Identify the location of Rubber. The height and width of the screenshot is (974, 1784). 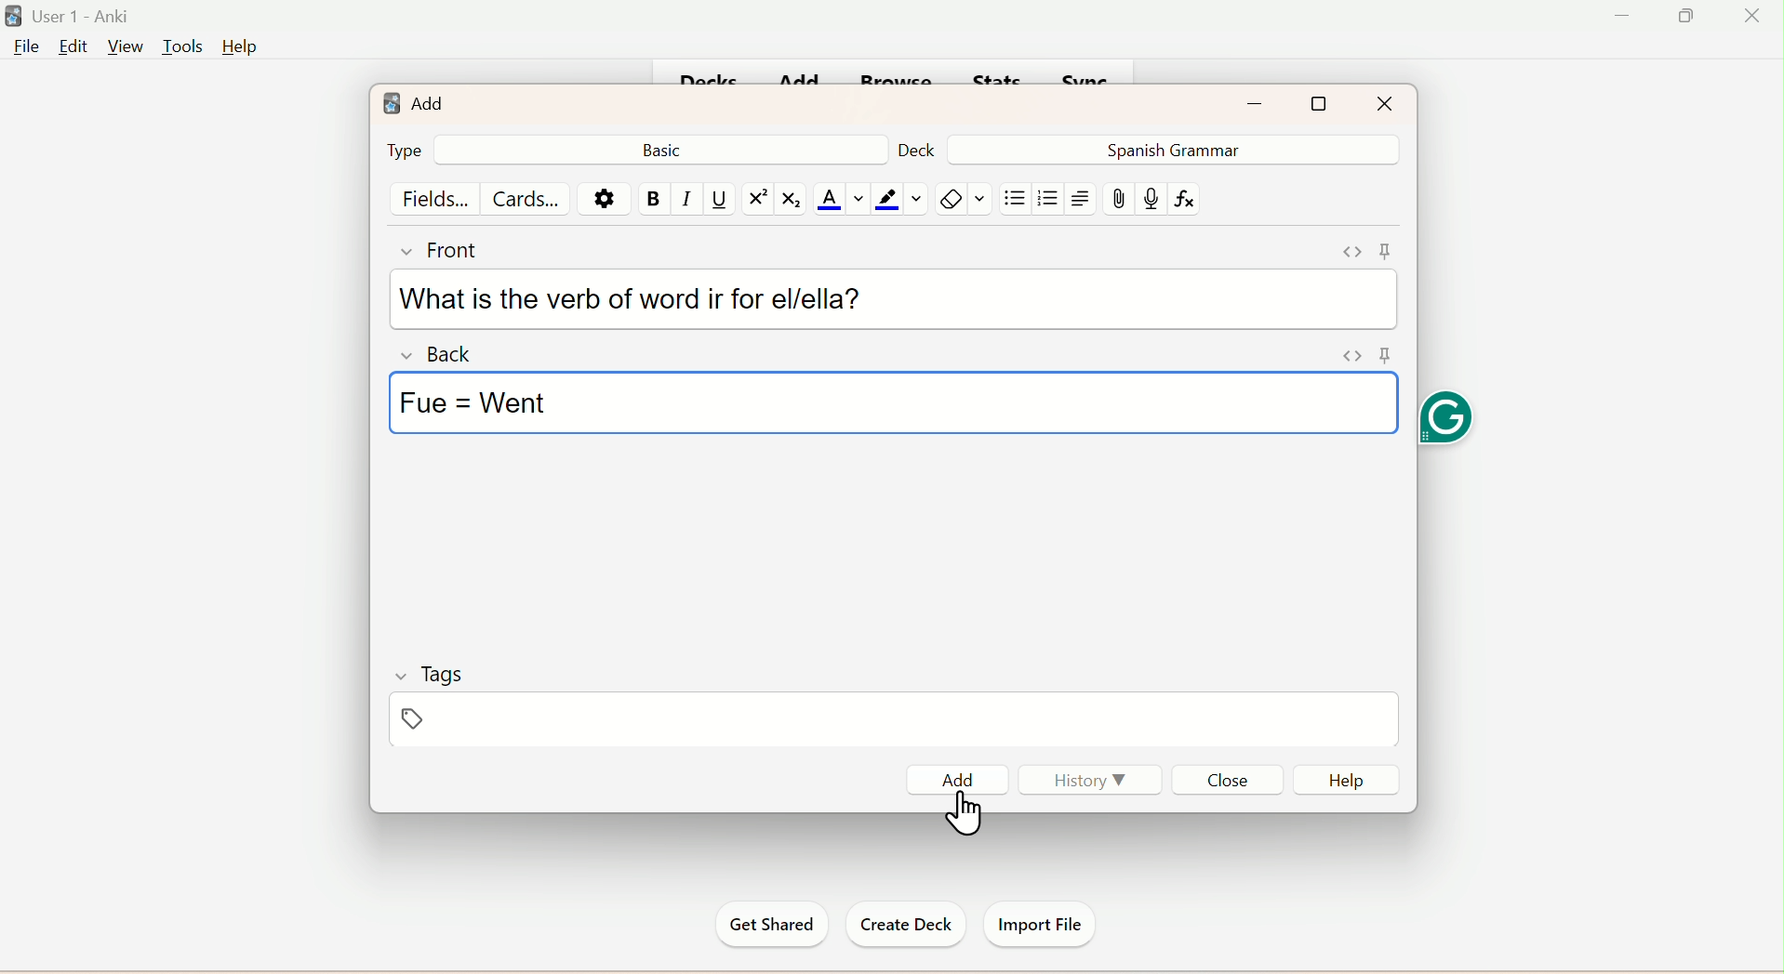
(966, 201).